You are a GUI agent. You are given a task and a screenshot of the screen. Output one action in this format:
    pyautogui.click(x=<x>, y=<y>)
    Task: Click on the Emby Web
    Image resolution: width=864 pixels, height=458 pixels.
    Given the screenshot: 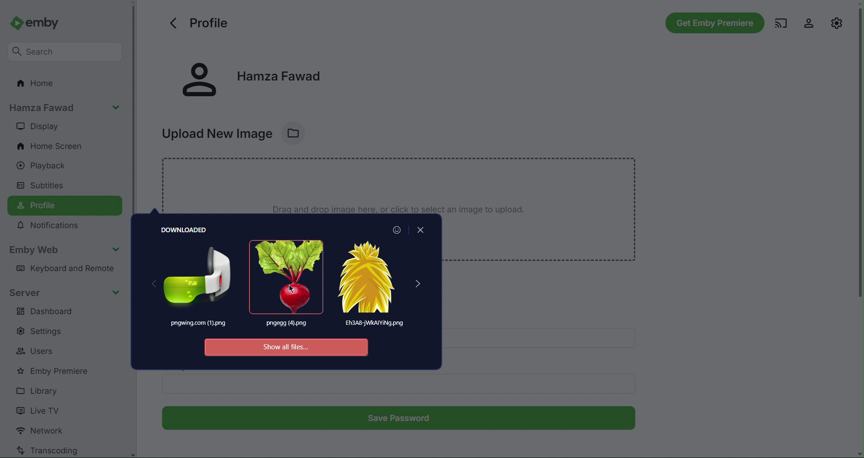 What is the action you would take?
    pyautogui.click(x=66, y=250)
    